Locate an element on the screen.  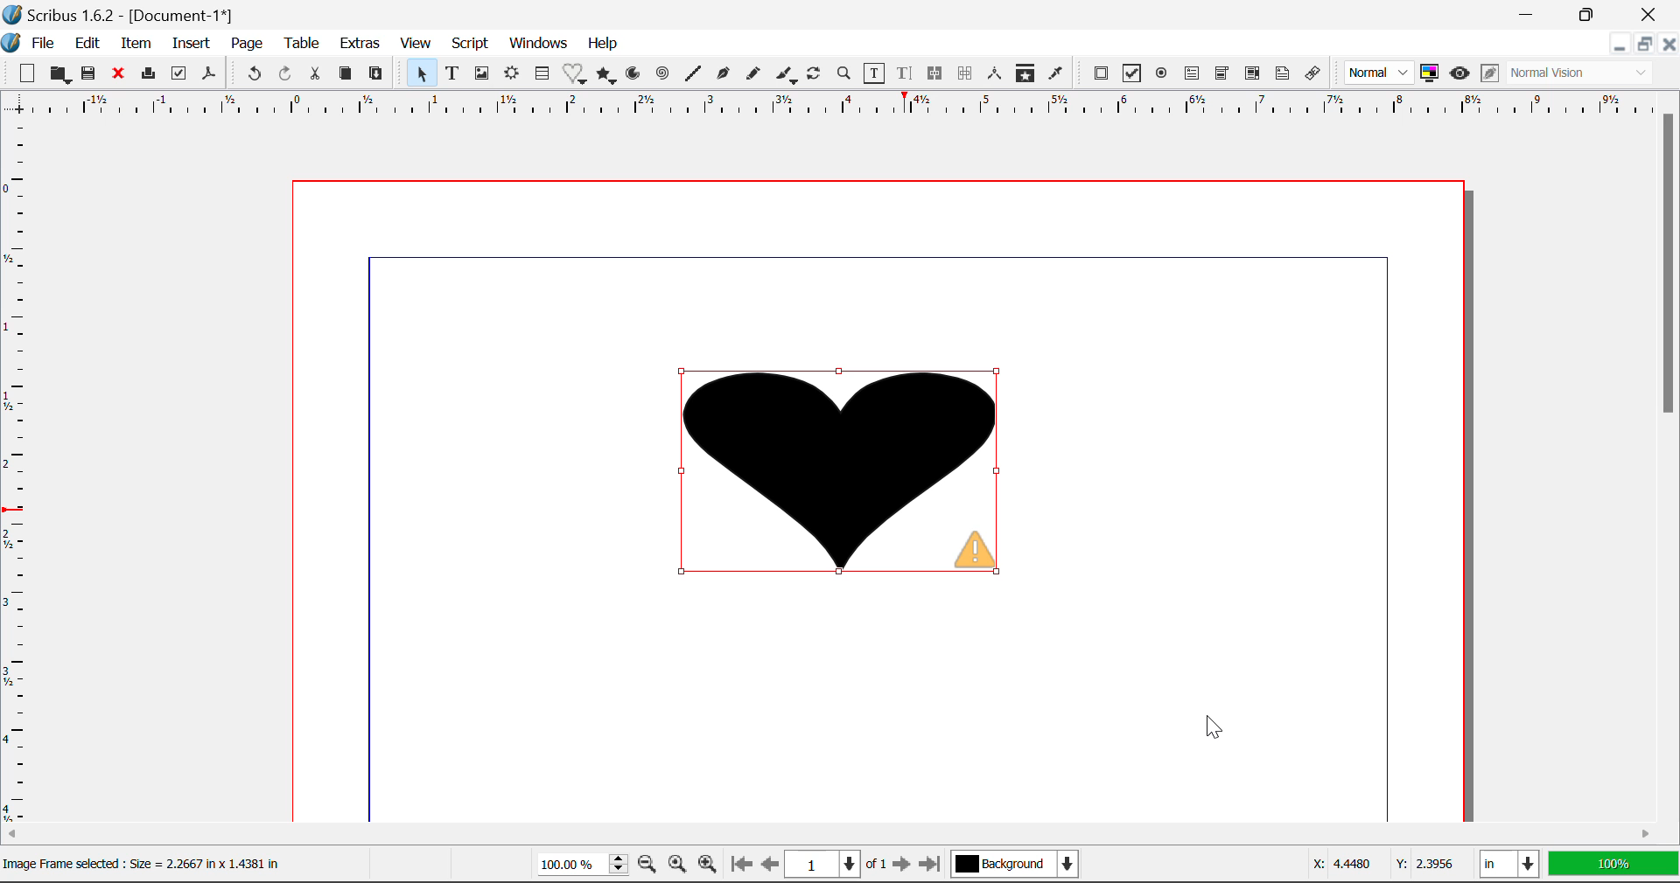
Minimize is located at coordinates (1595, 14).